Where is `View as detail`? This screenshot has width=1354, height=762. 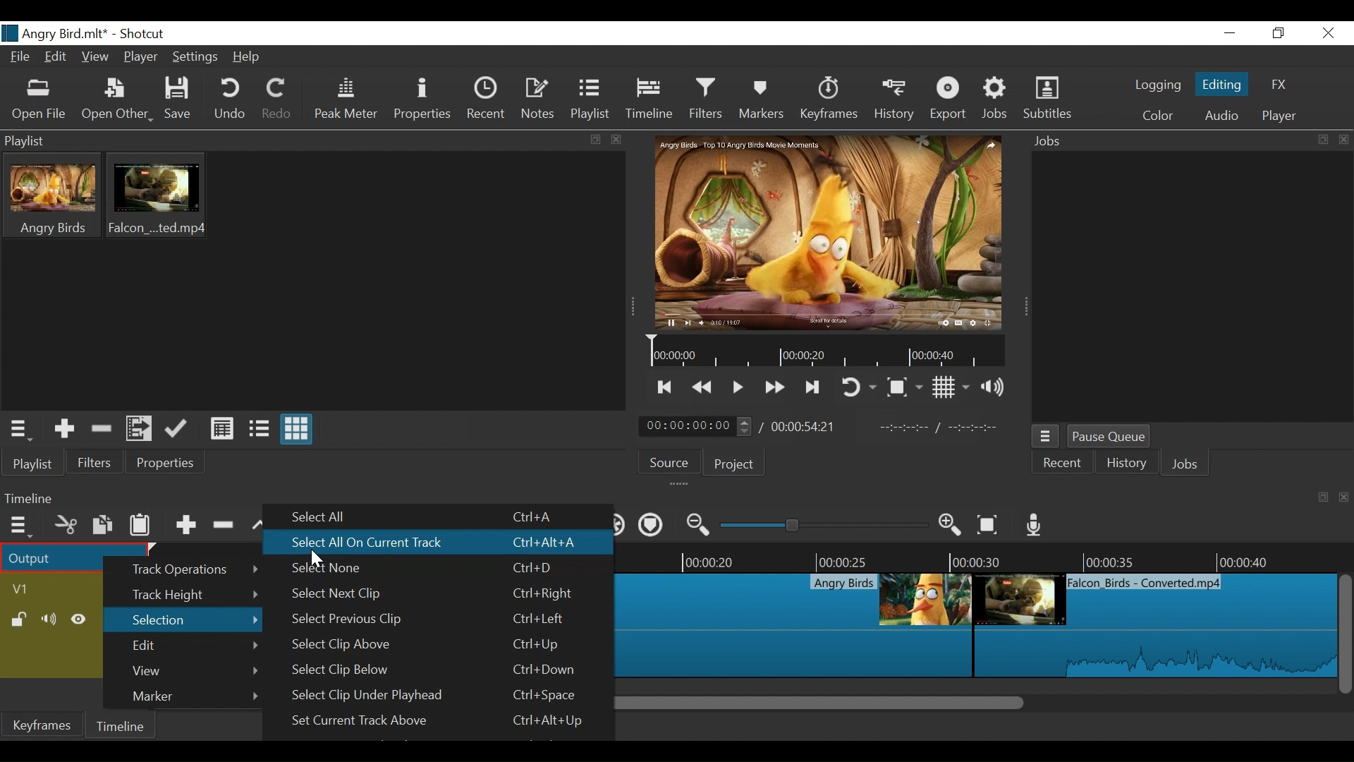
View as detail is located at coordinates (223, 428).